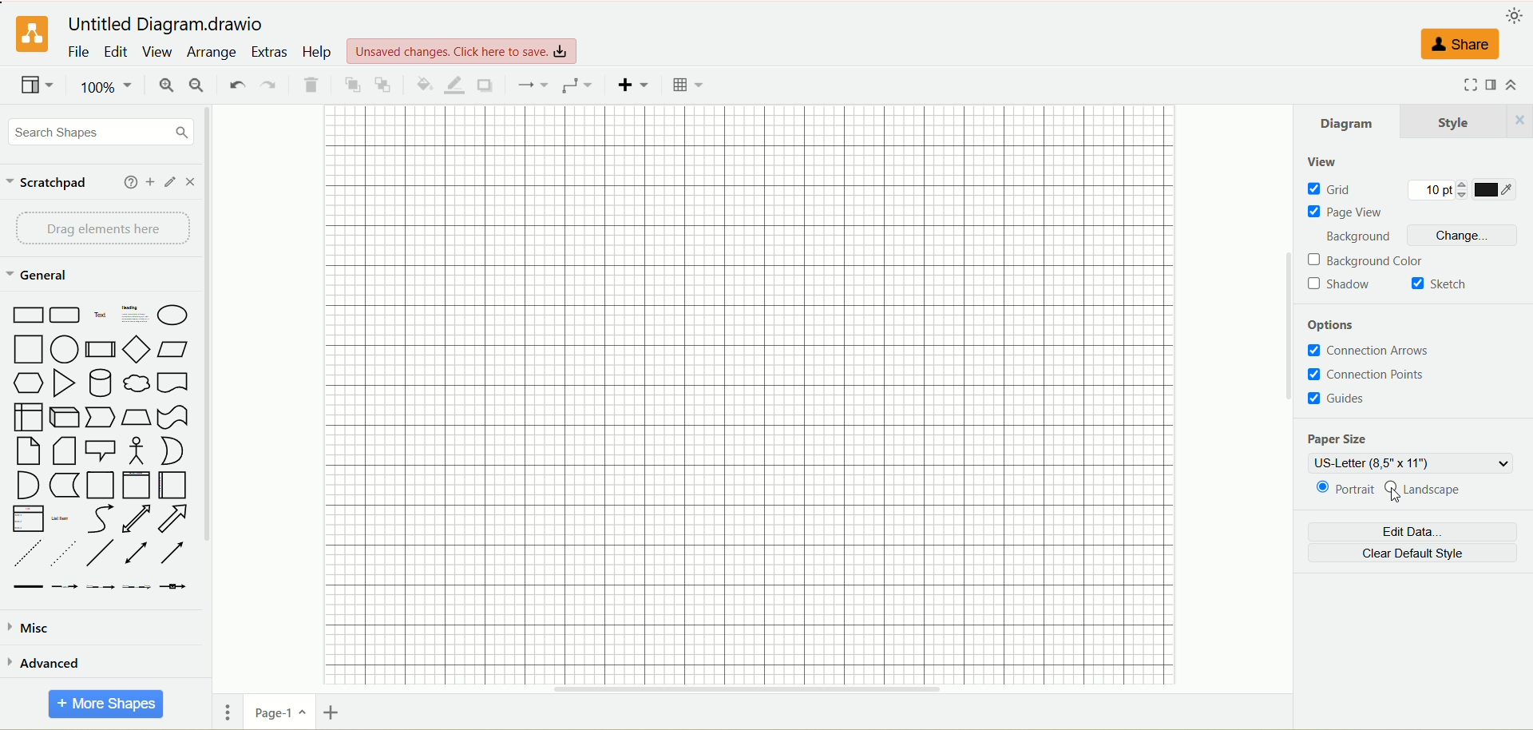  I want to click on share, so click(1459, 45).